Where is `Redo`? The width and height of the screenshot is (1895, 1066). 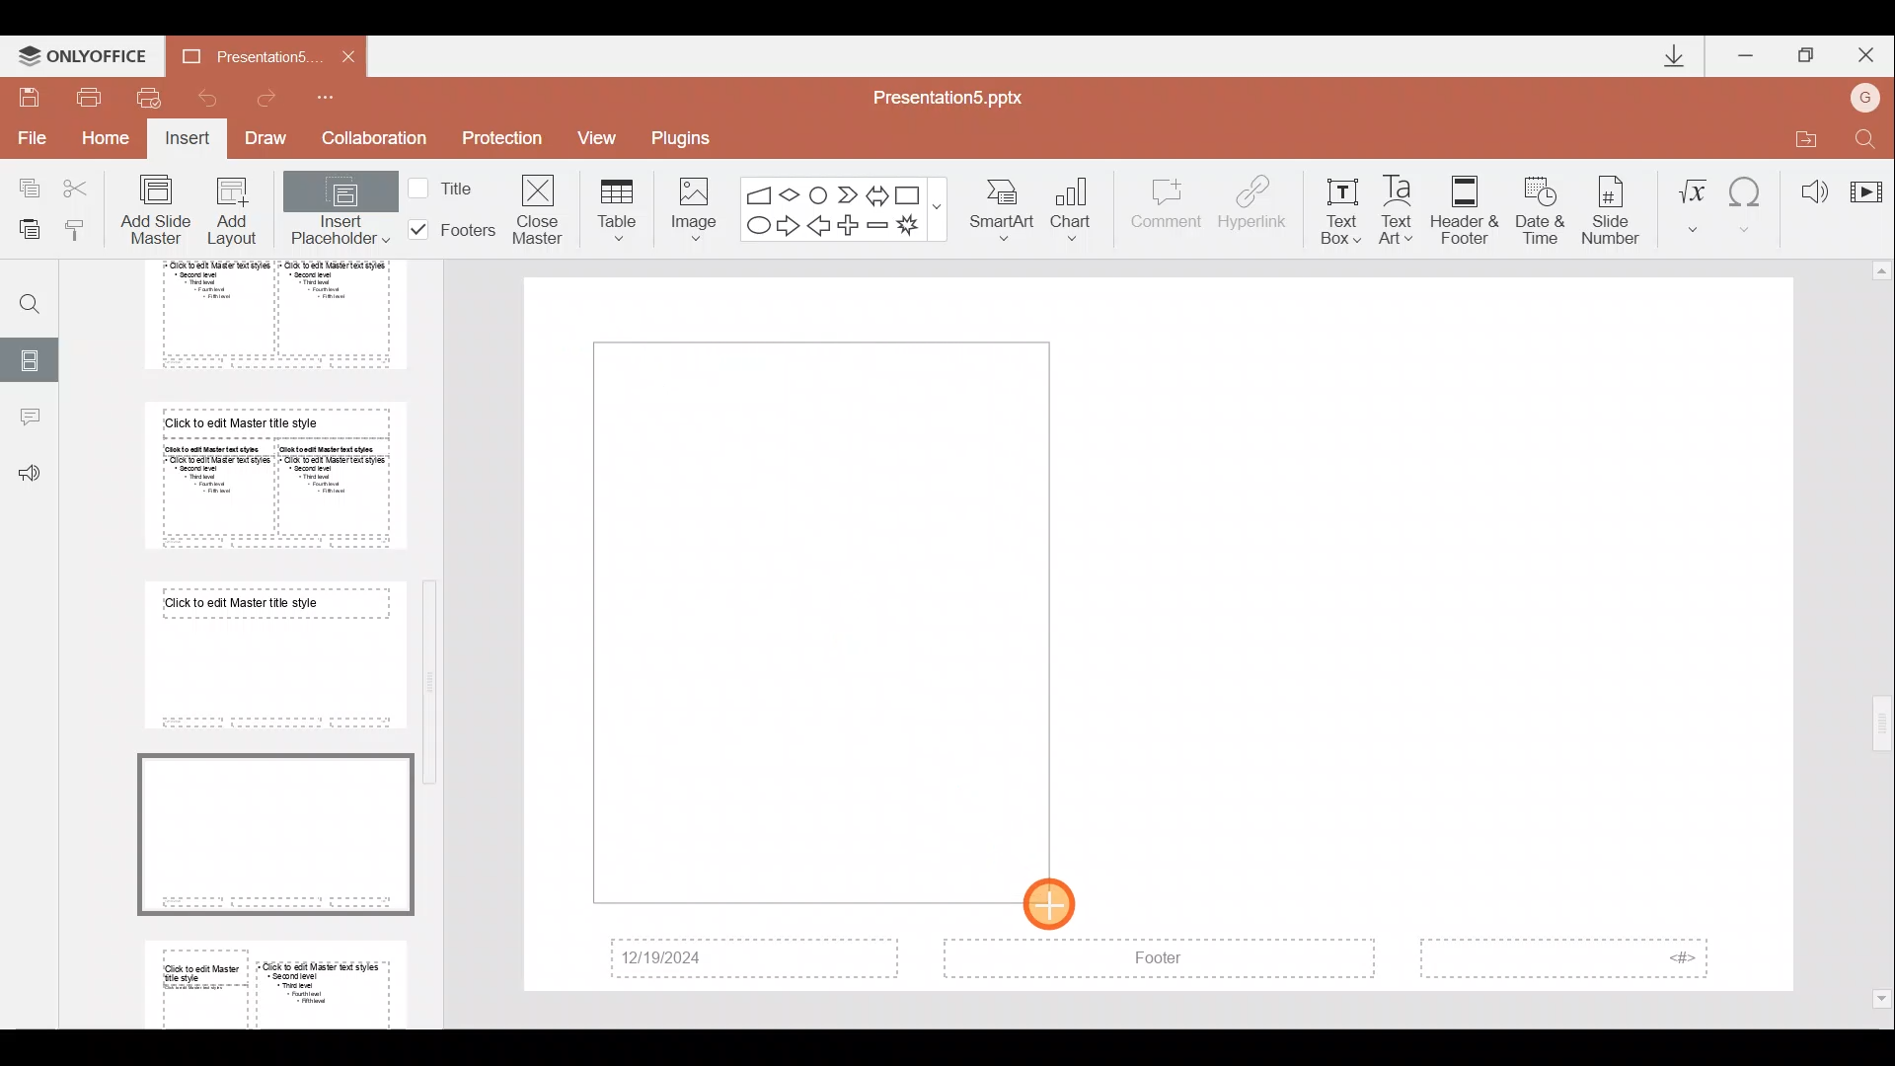 Redo is located at coordinates (274, 98).